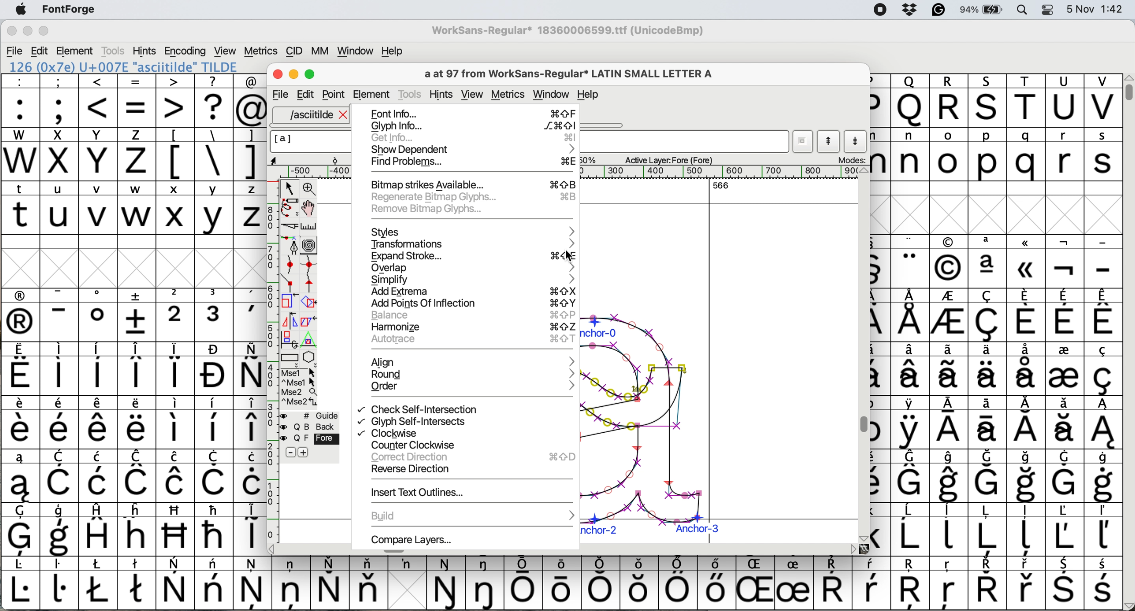  What do you see at coordinates (290, 227) in the screenshot?
I see `cut splines in two` at bounding box center [290, 227].